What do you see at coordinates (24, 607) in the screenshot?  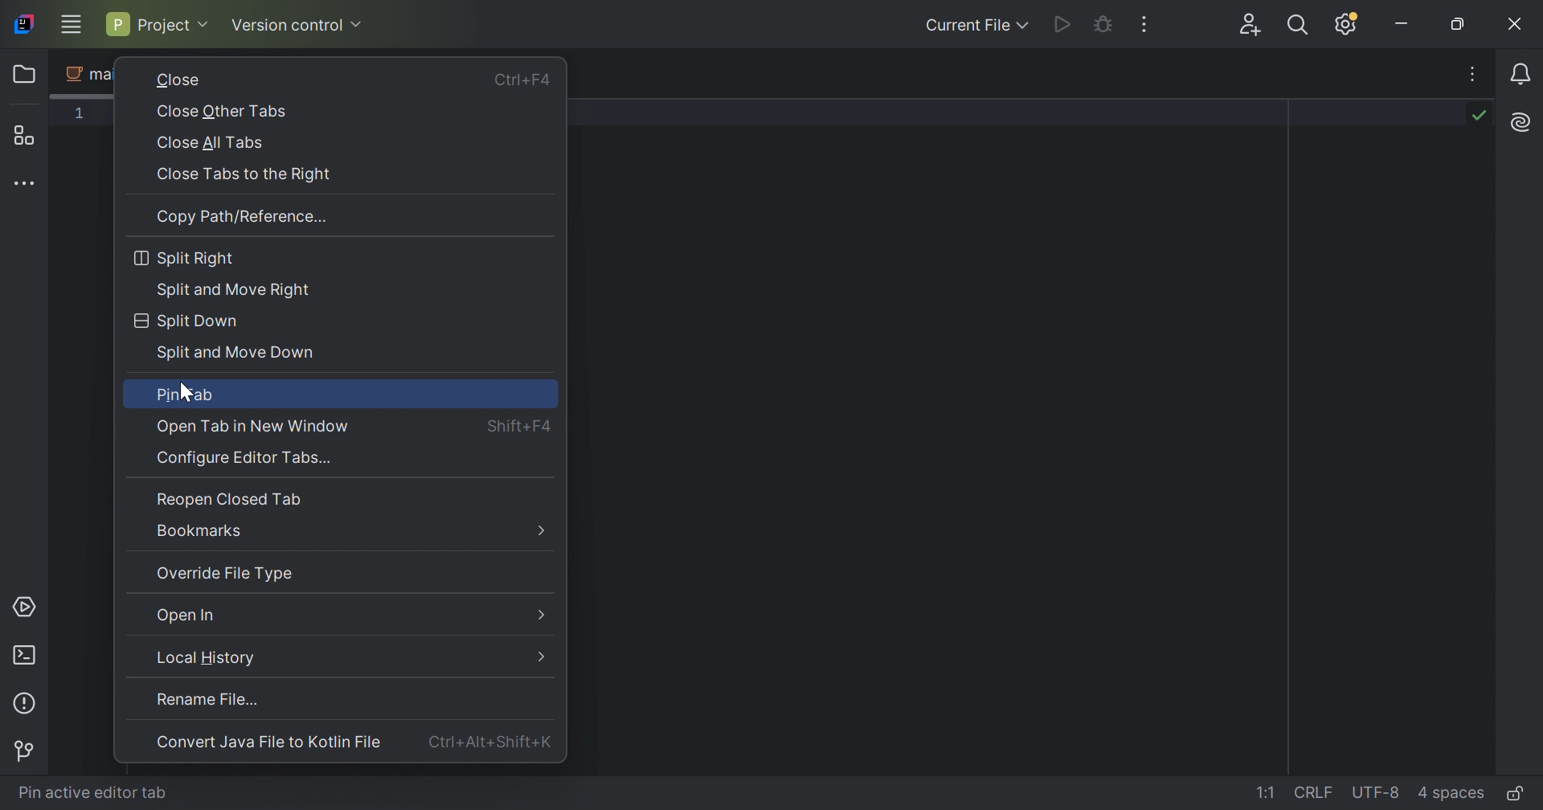 I see `Services` at bounding box center [24, 607].